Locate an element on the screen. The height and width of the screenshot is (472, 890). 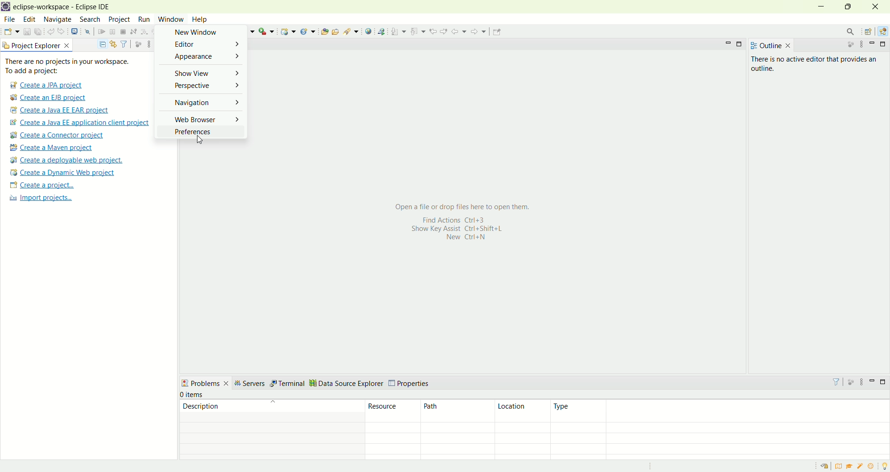
new window is located at coordinates (200, 32).